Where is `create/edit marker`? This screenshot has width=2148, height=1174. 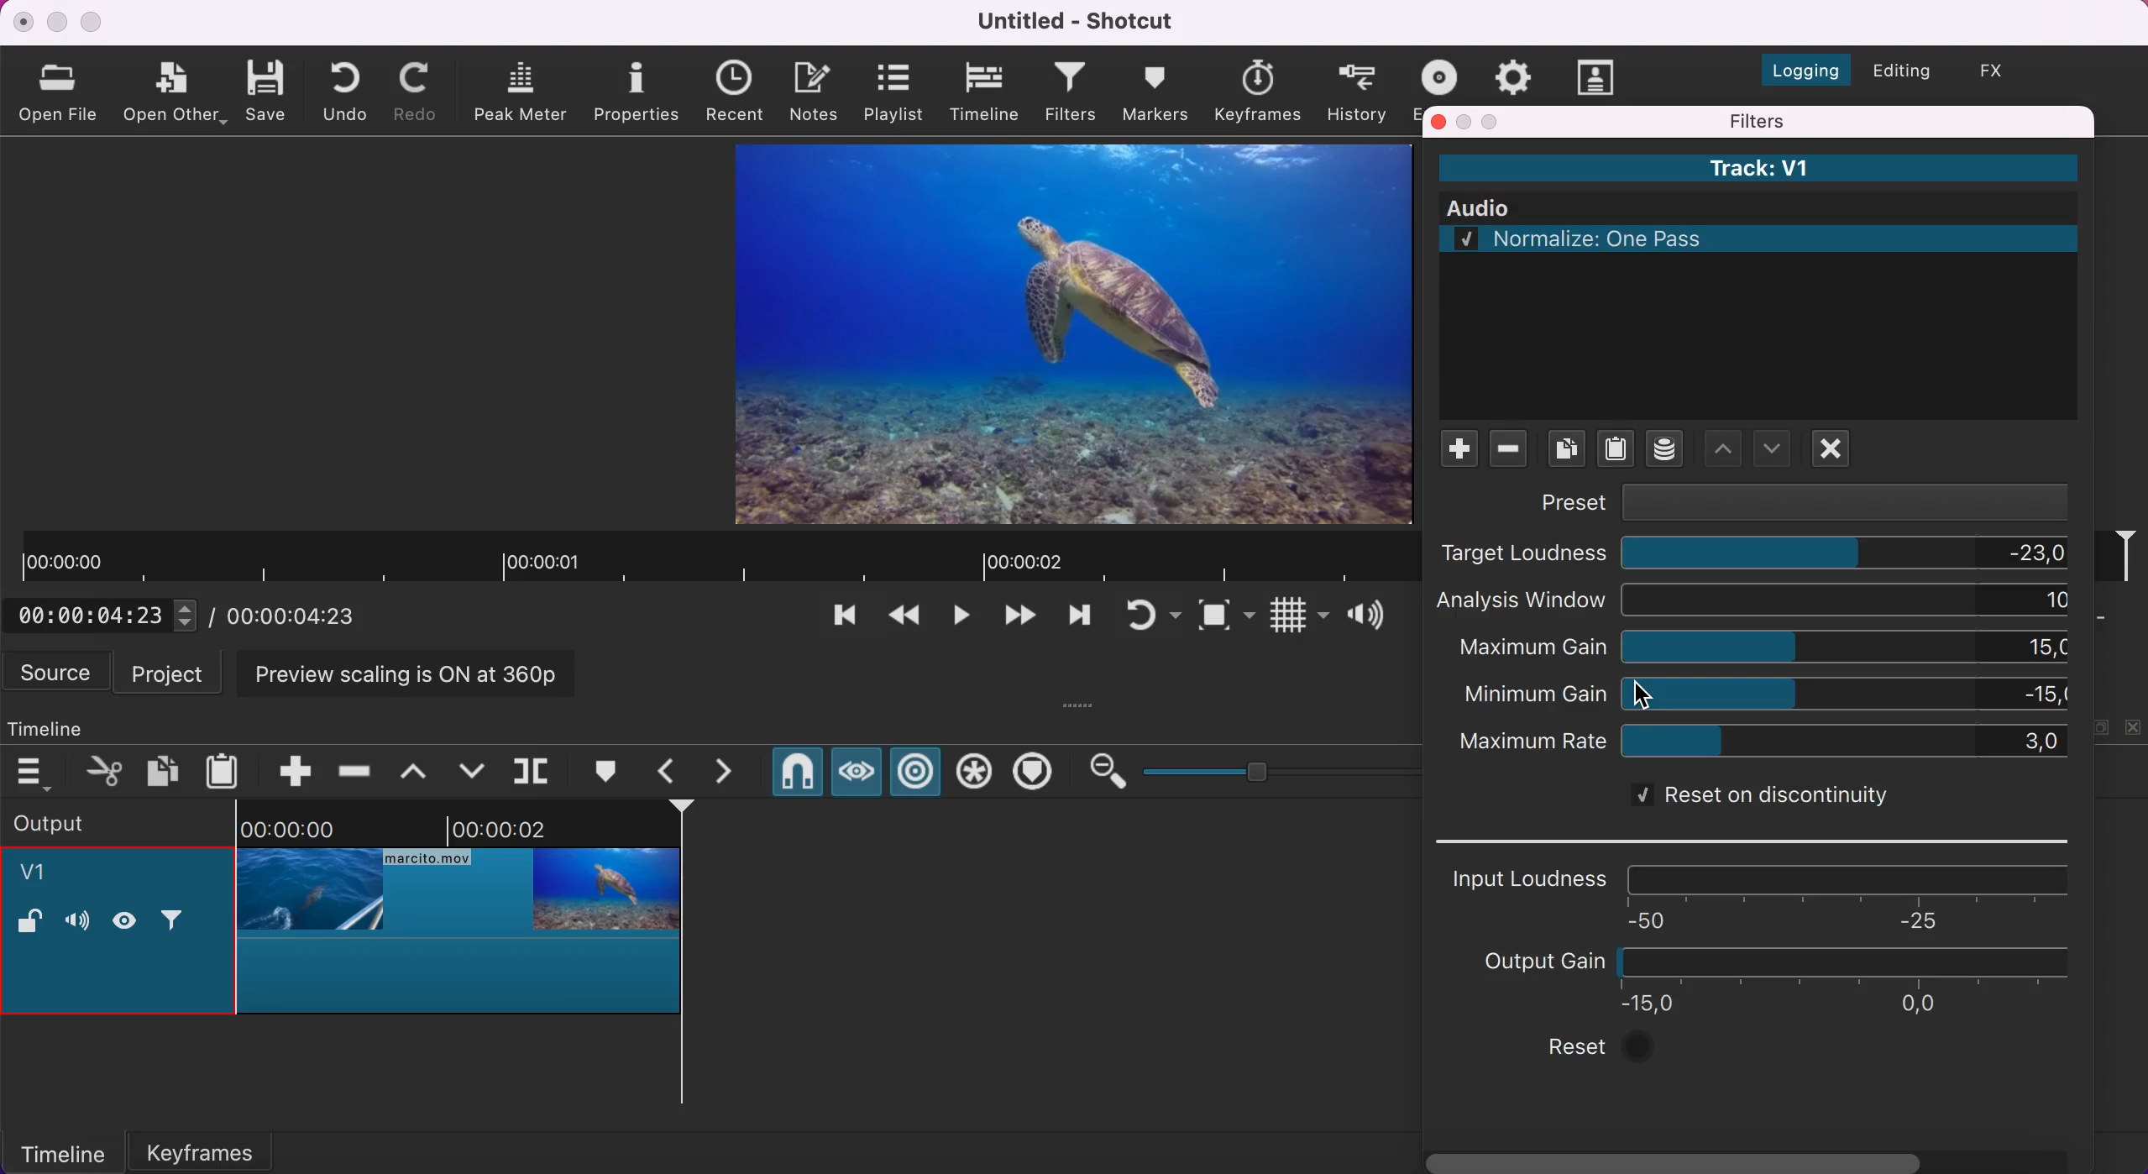 create/edit marker is located at coordinates (610, 772).